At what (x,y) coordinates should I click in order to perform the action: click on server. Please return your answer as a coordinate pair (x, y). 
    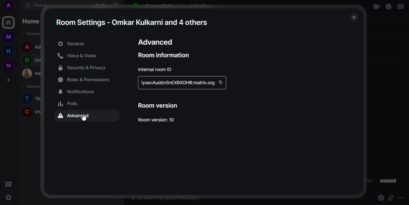
    Looking at the image, I should click on (177, 83).